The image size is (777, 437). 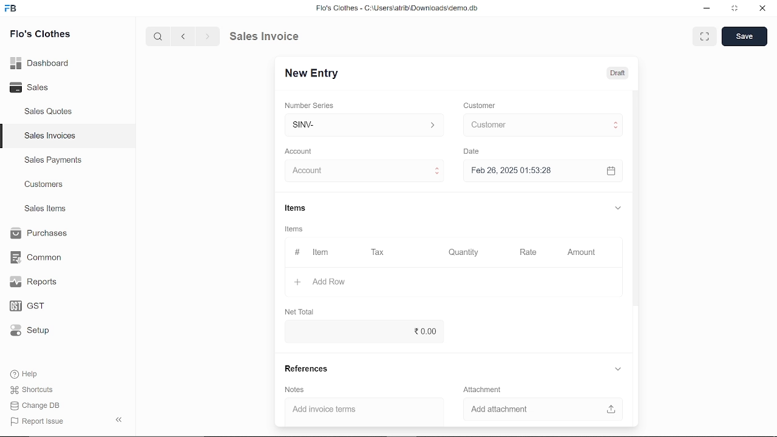 I want to click on Setup, so click(x=38, y=331).